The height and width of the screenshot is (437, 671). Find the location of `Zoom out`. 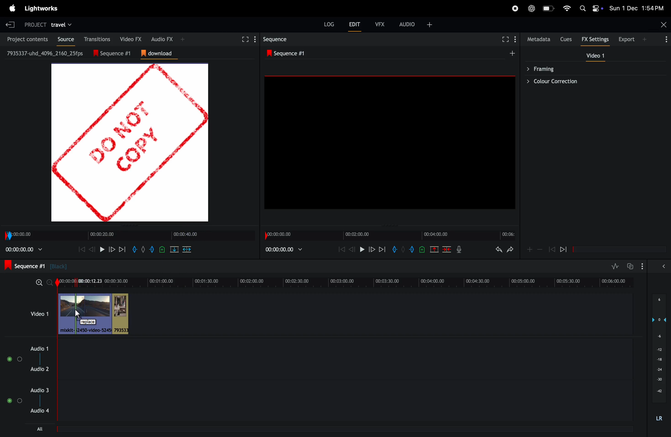

Zoom out is located at coordinates (49, 283).